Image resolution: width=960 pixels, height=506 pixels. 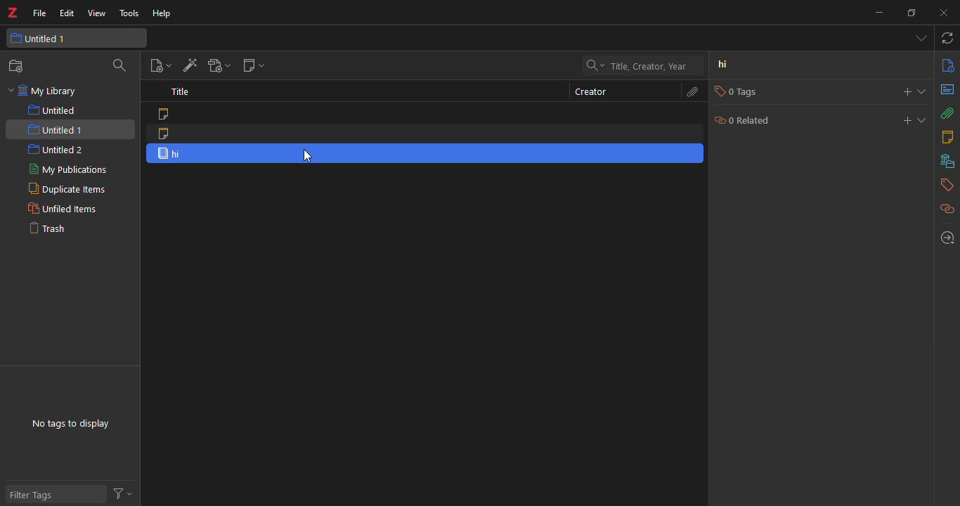 What do you see at coordinates (425, 153) in the screenshot?
I see `item` at bounding box center [425, 153].